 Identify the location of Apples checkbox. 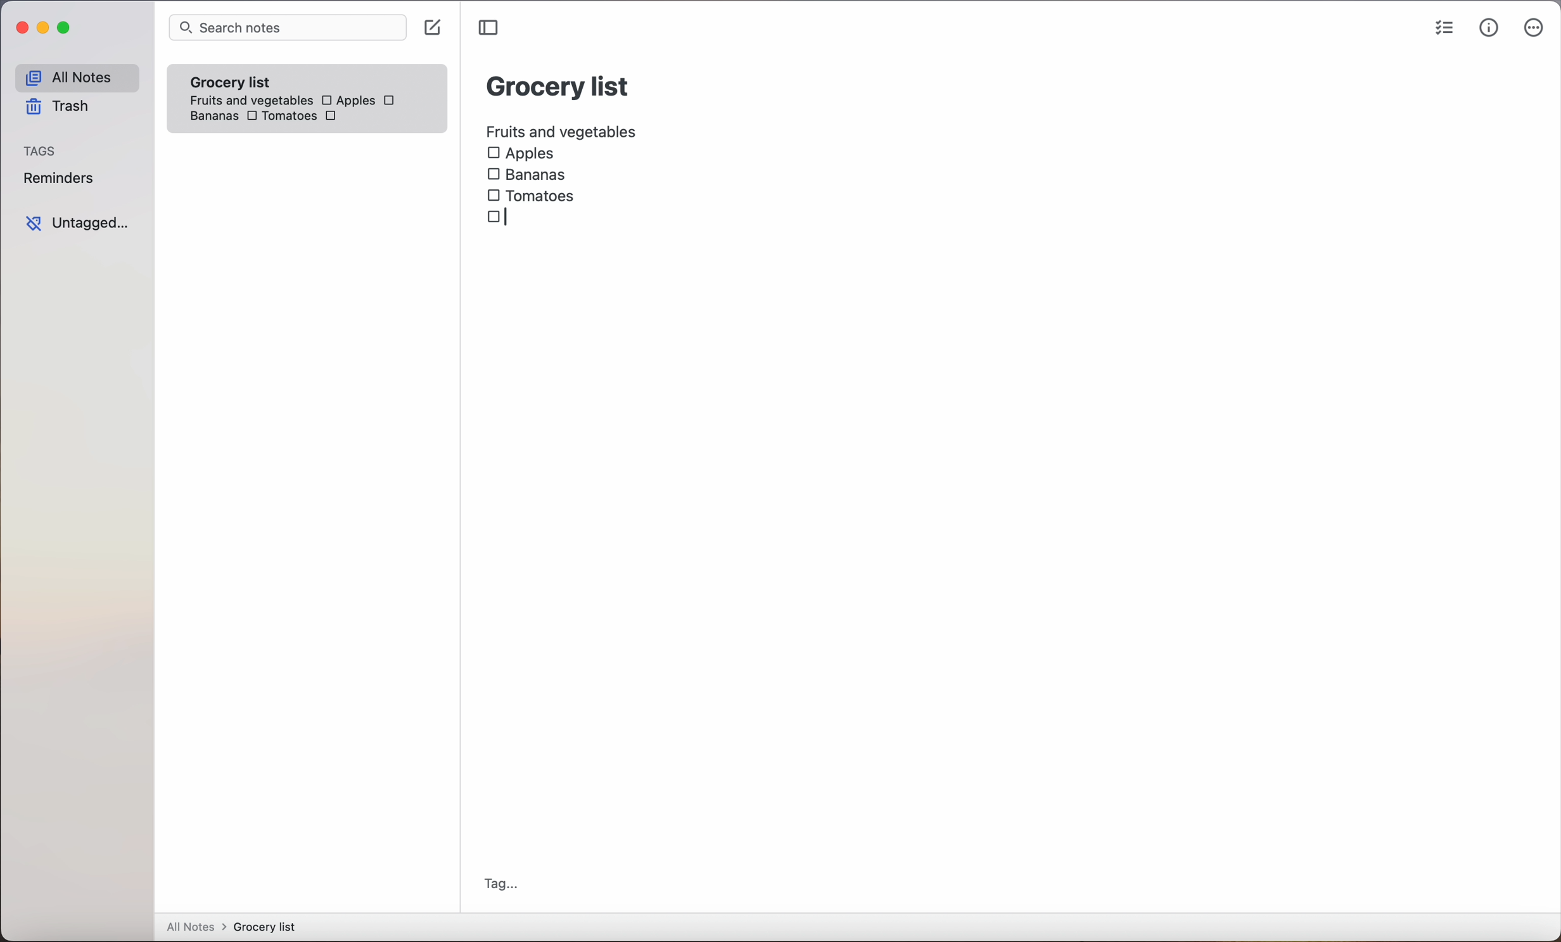
(347, 100).